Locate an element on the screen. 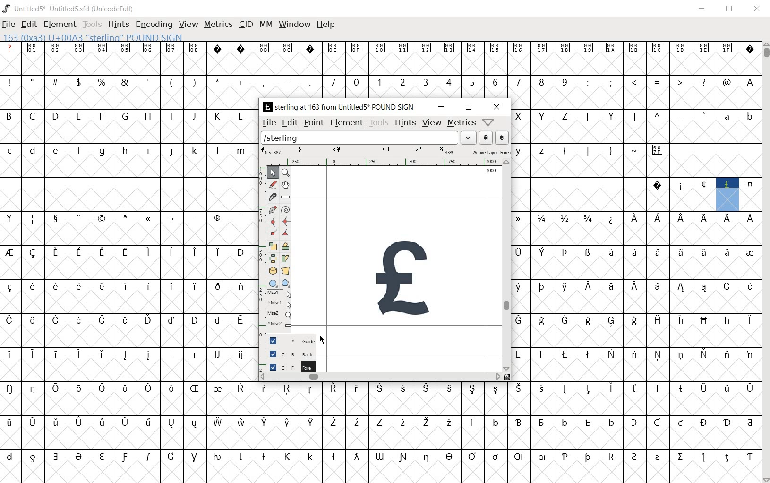  Symbol is located at coordinates (473, 423).